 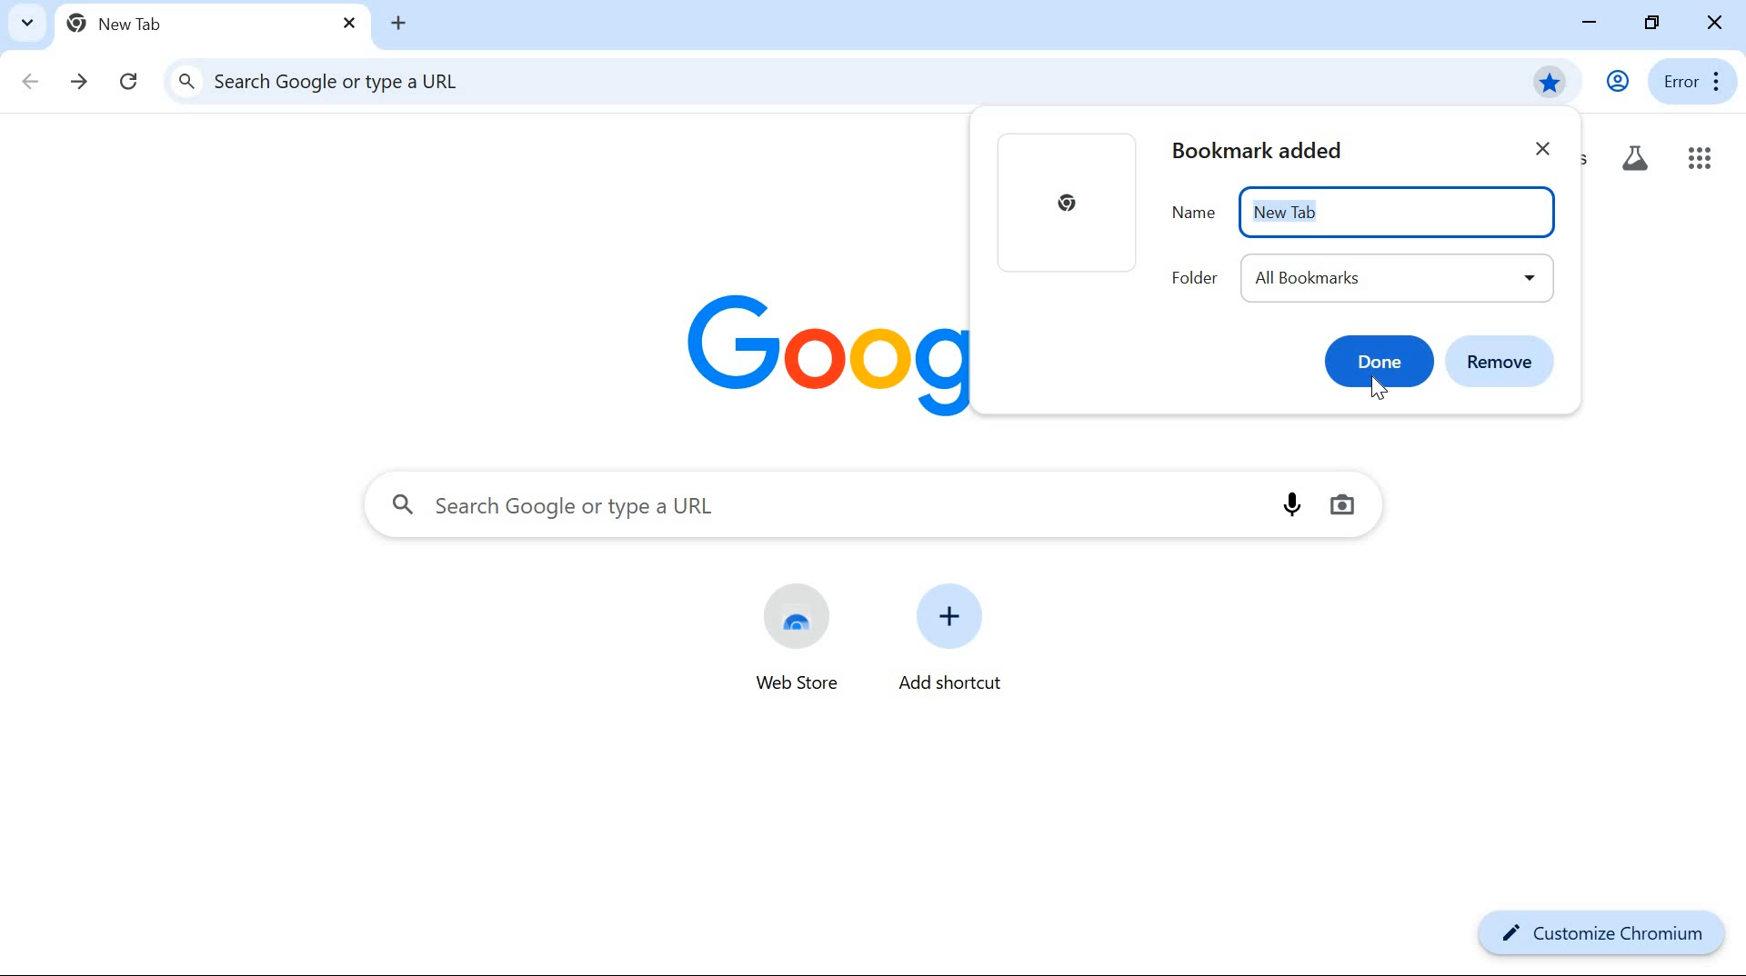 What do you see at coordinates (133, 82) in the screenshot?
I see `refresh` at bounding box center [133, 82].